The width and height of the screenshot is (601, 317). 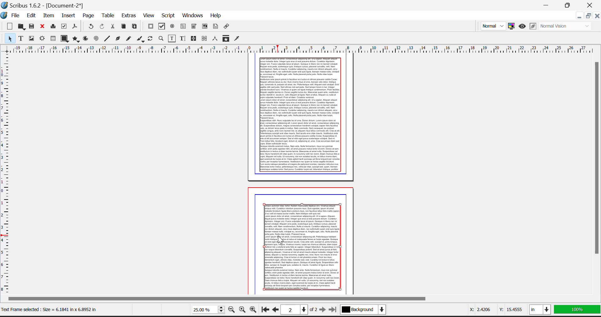 I want to click on Print, so click(x=53, y=27).